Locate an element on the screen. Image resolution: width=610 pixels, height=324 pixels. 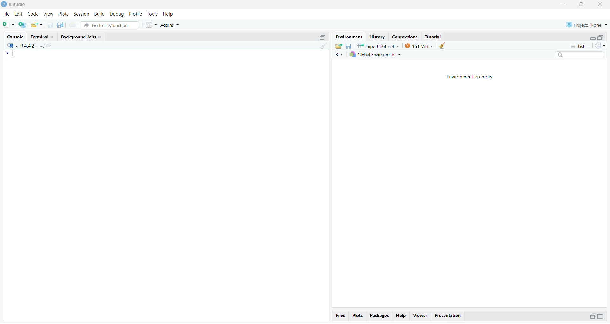
Build is located at coordinates (99, 14).